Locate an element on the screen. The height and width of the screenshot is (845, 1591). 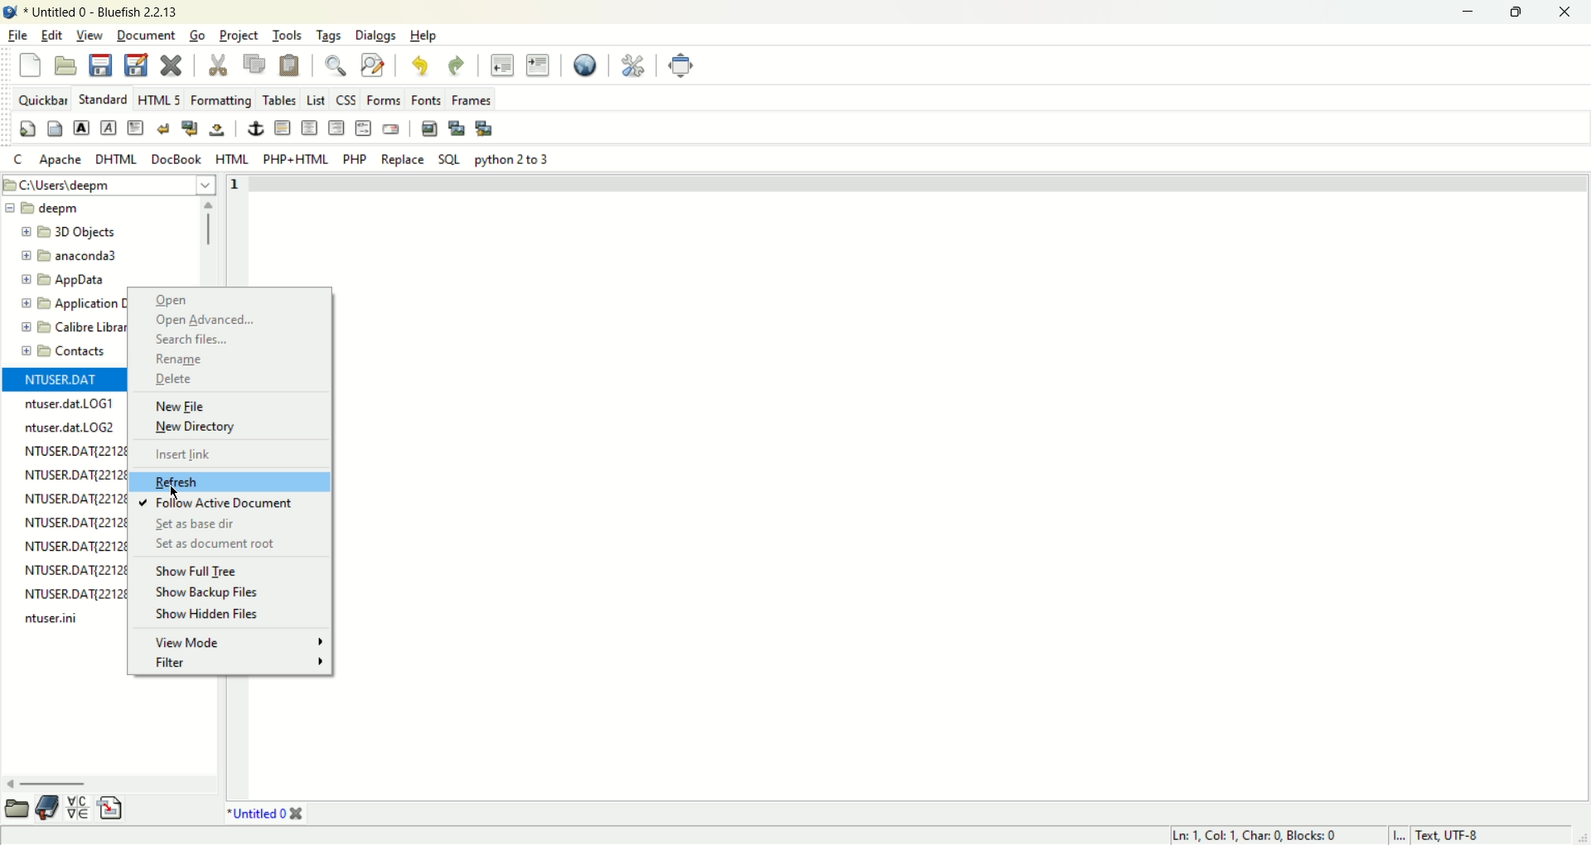
paste is located at coordinates (290, 66).